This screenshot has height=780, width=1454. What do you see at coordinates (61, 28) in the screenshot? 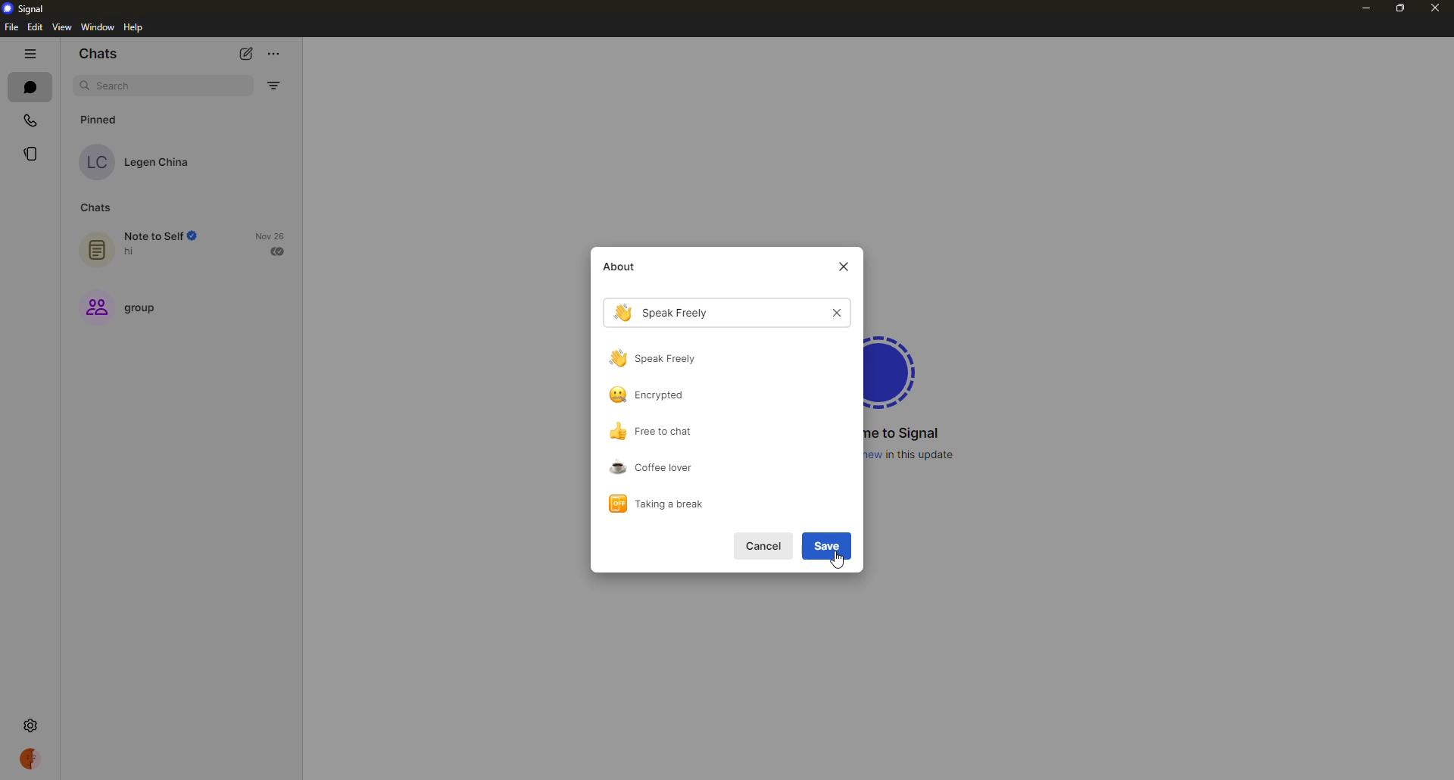
I see `view` at bounding box center [61, 28].